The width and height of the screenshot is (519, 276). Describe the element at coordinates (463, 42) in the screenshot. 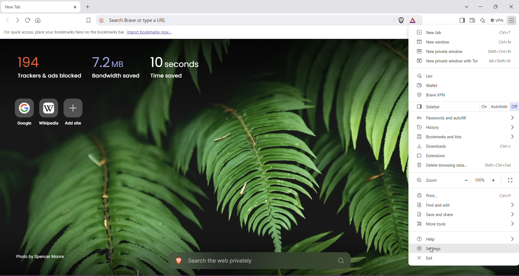

I see `New Window` at that location.